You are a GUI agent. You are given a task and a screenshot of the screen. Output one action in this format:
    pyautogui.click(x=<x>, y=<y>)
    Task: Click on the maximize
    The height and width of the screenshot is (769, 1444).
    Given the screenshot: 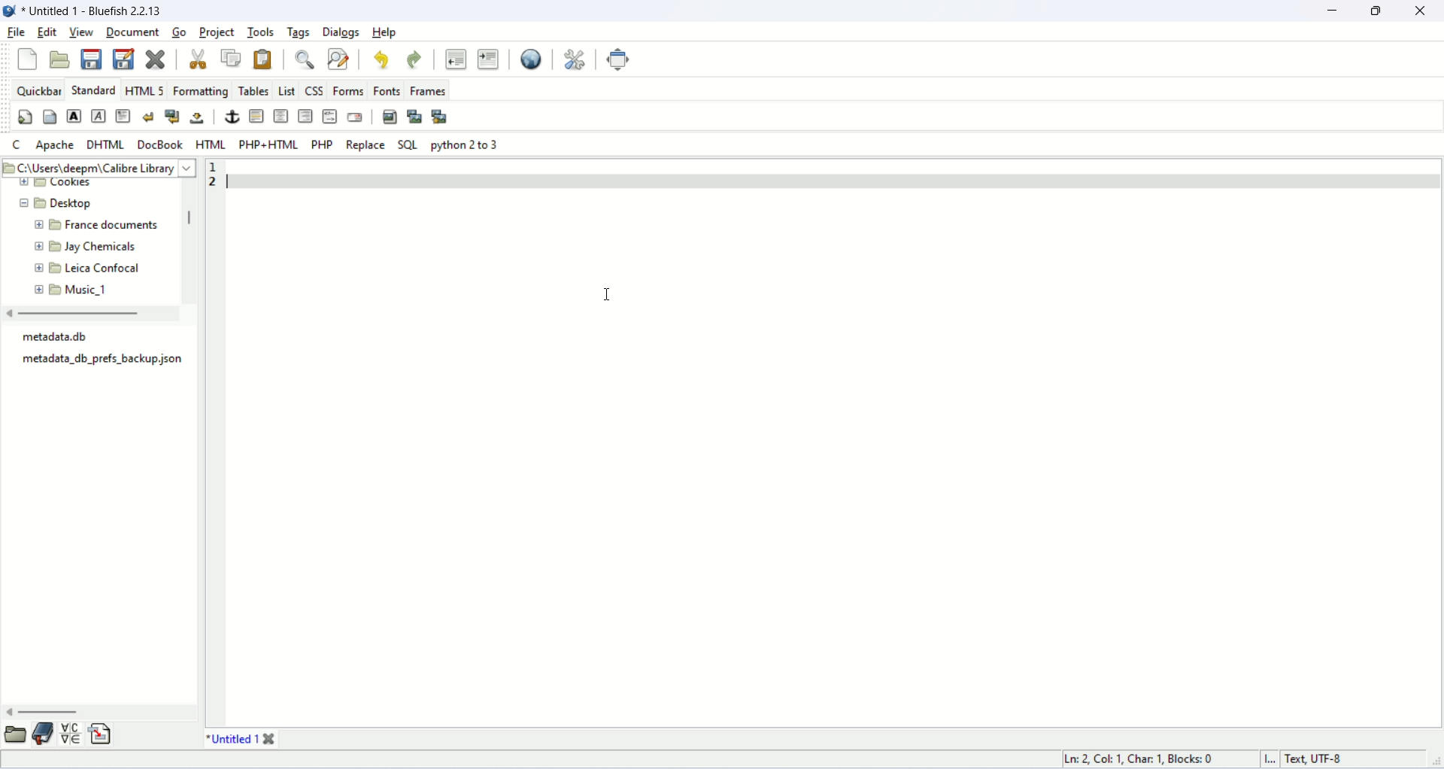 What is the action you would take?
    pyautogui.click(x=1380, y=10)
    